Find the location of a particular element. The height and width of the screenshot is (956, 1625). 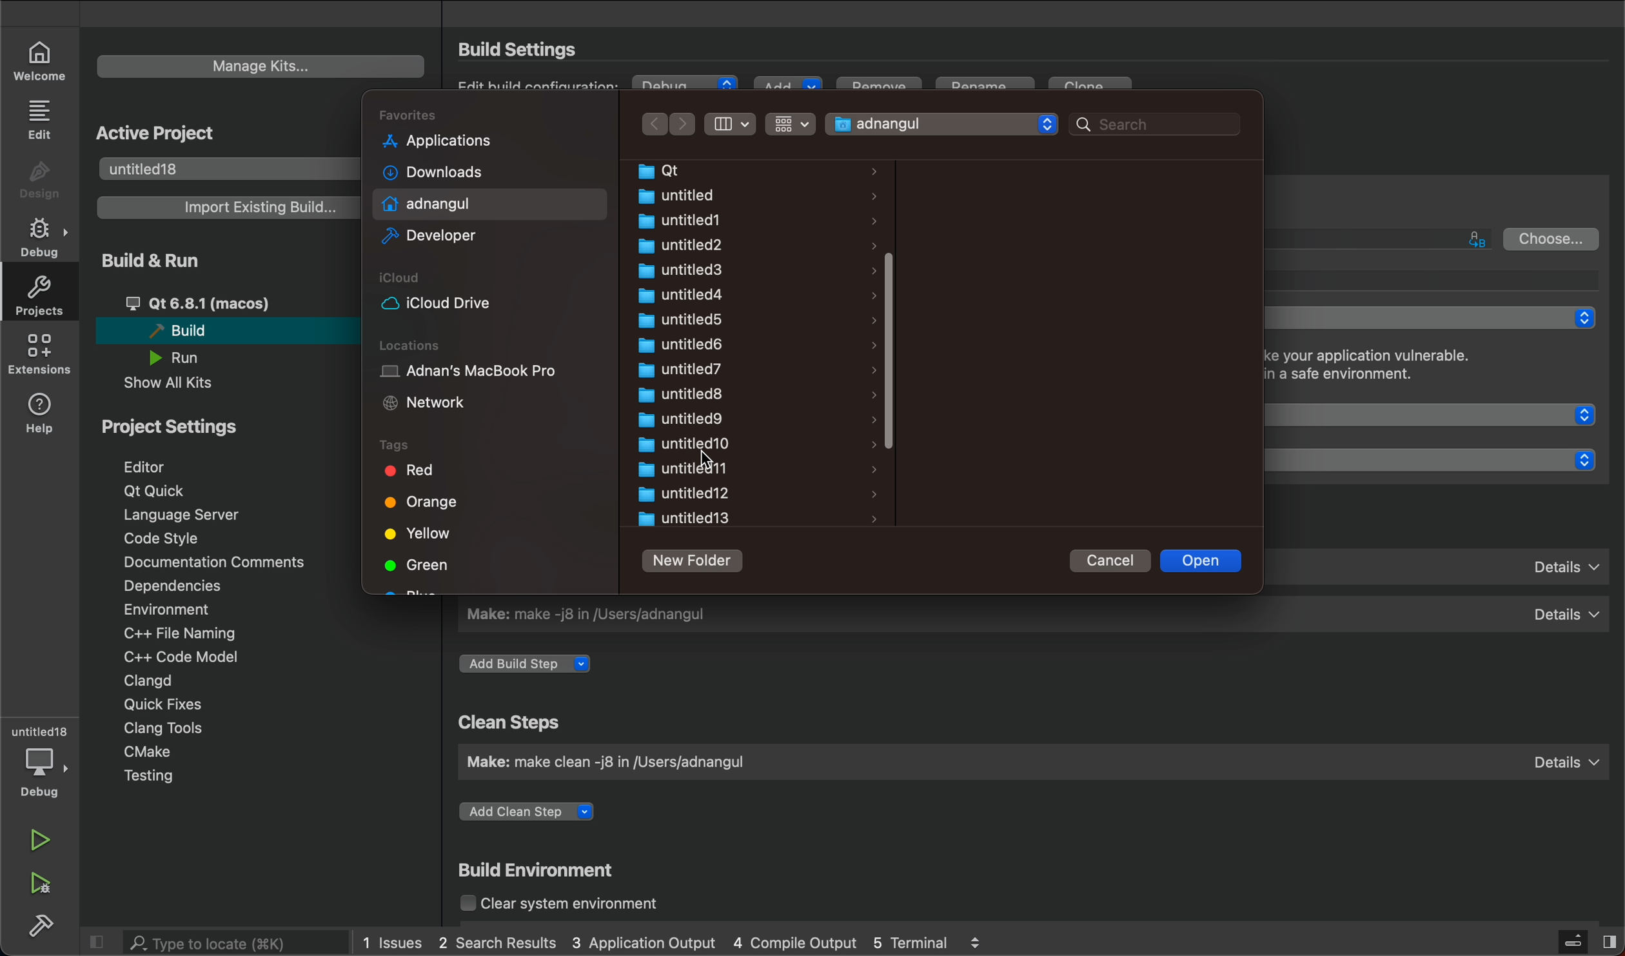

clean steps is located at coordinates (506, 720).